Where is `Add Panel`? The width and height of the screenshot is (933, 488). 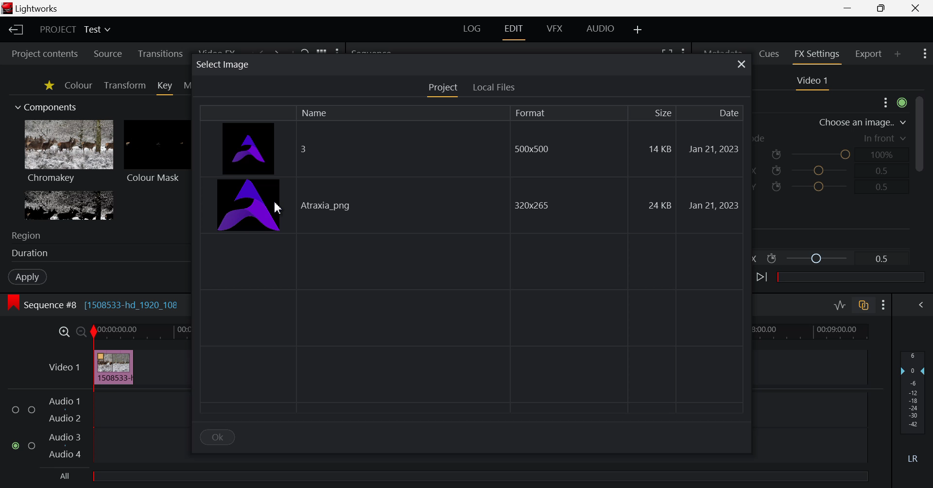 Add Panel is located at coordinates (898, 54).